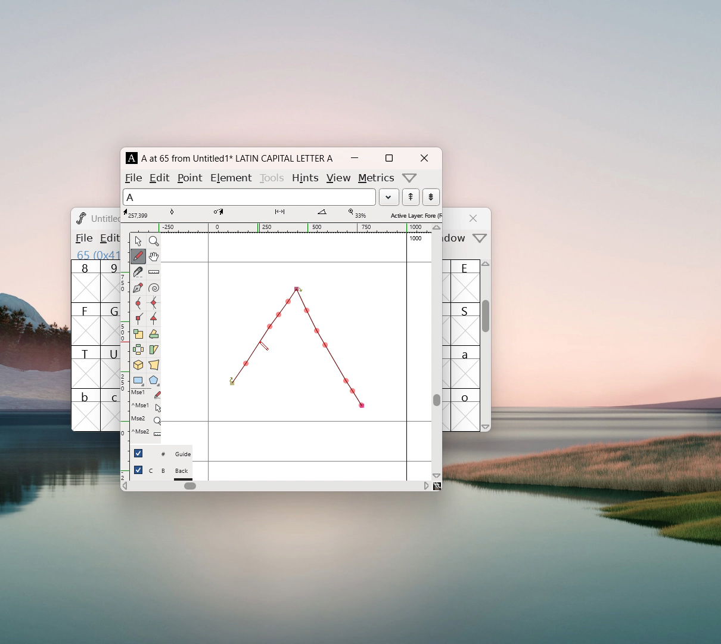  What do you see at coordinates (170, 454) in the screenshot?
I see `# Guide` at bounding box center [170, 454].